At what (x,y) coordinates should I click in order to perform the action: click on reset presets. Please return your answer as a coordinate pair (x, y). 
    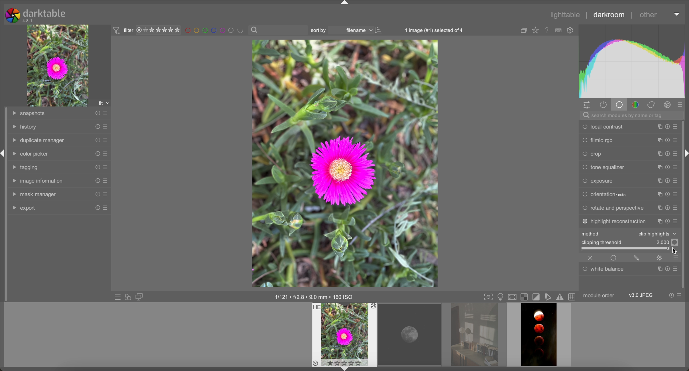
    Looking at the image, I should click on (96, 181).